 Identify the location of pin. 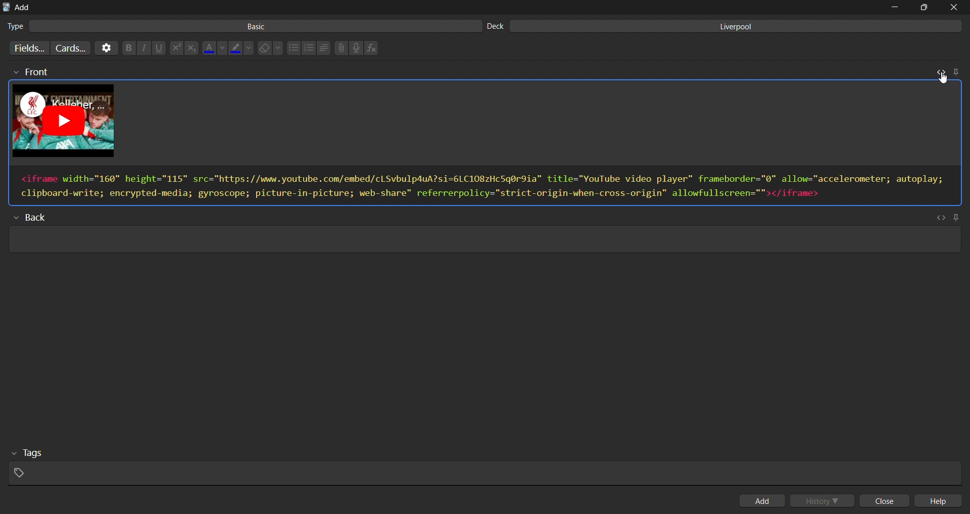
(955, 71).